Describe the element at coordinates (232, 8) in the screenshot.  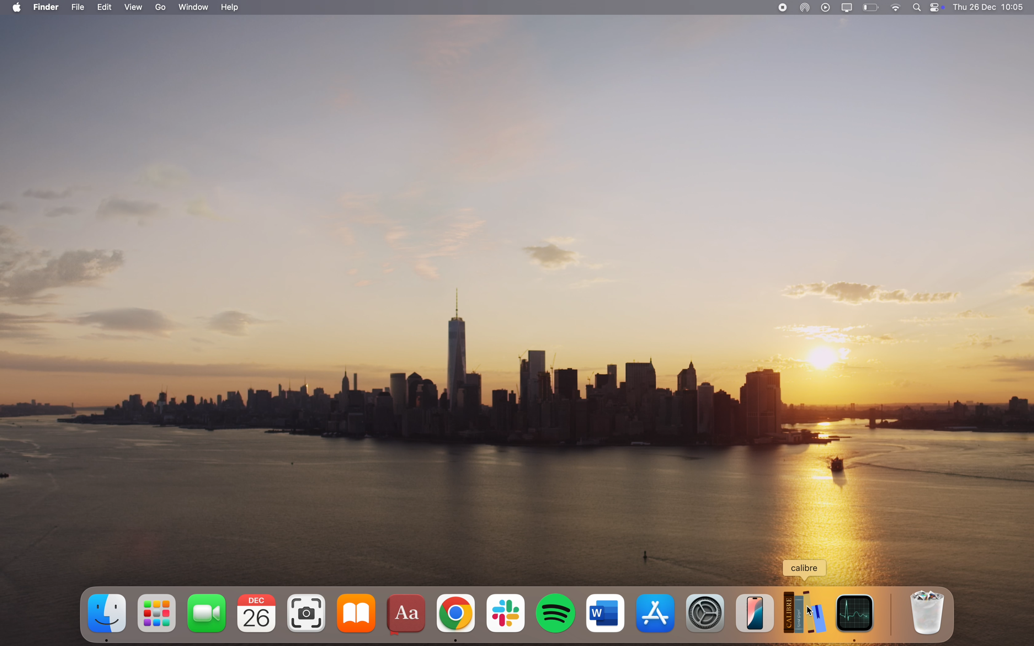
I see `help` at that location.